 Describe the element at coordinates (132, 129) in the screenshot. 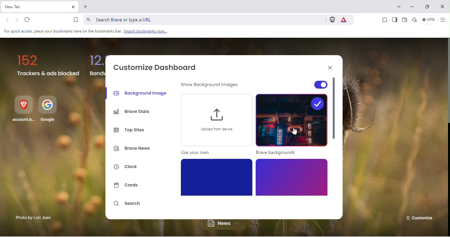

I see `Top sites` at that location.